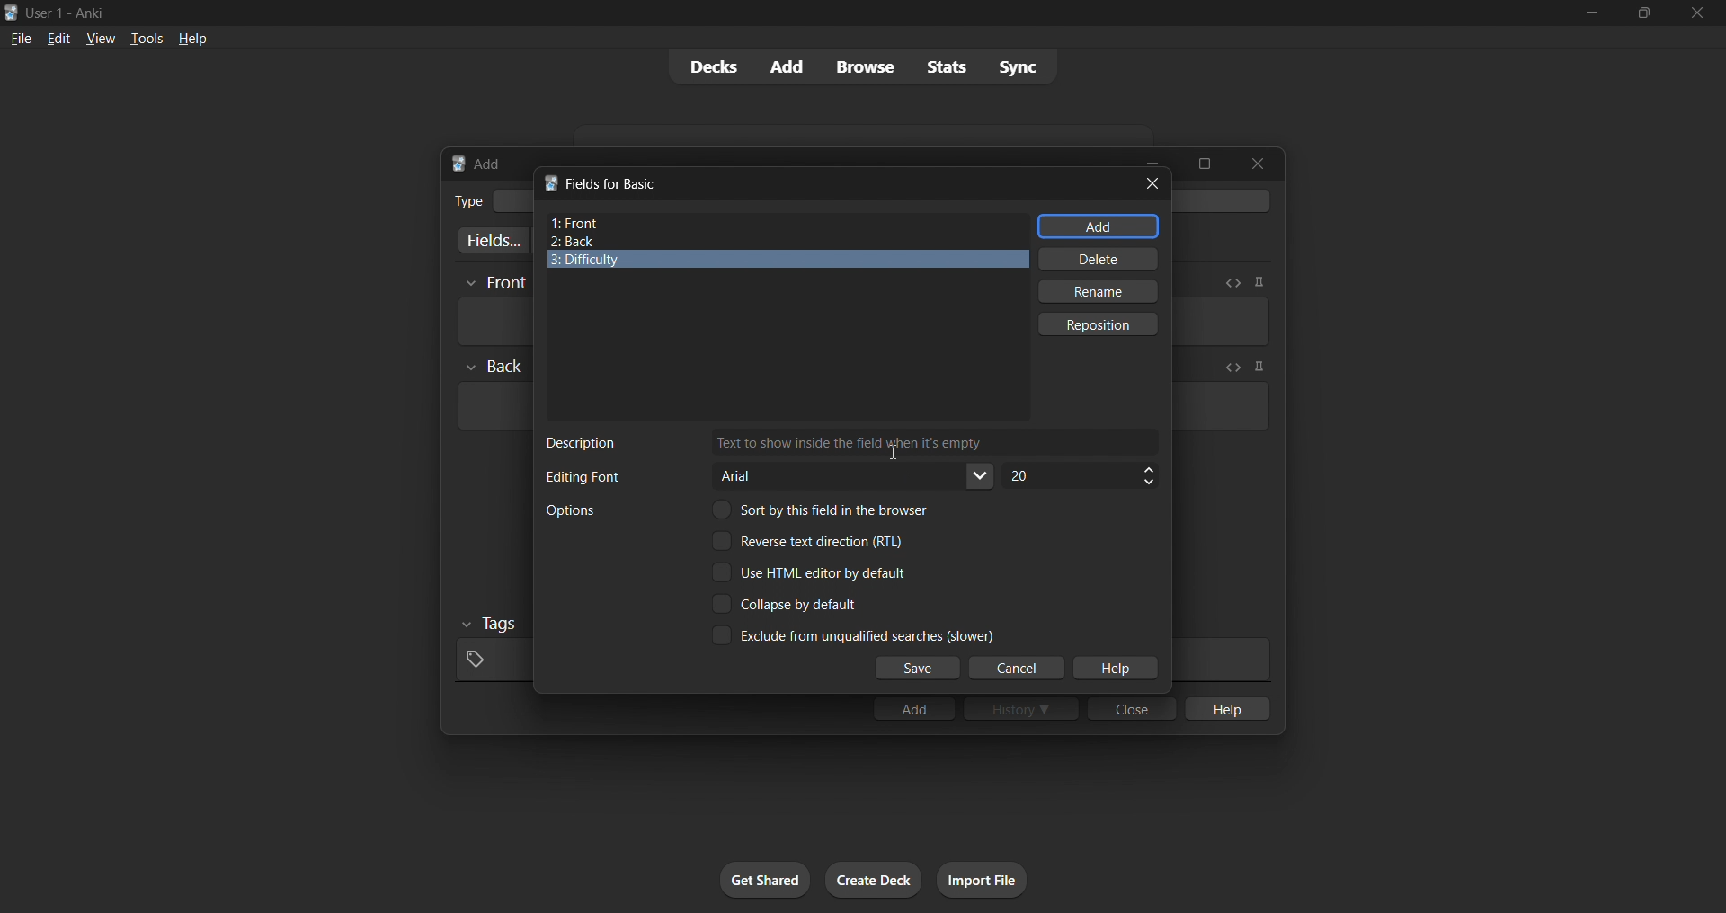 The width and height of the screenshot is (1726, 913). Describe the element at coordinates (765, 880) in the screenshot. I see `get shared` at that location.